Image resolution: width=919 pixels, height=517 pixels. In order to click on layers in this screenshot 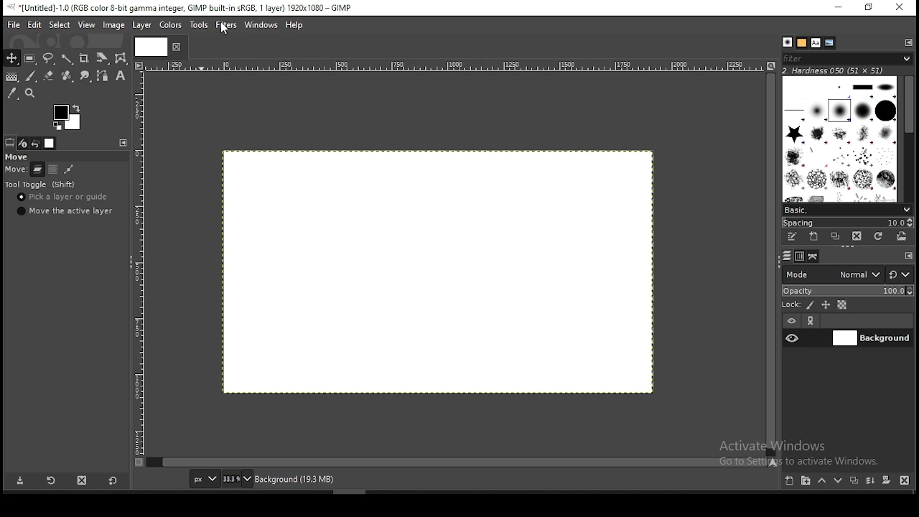, I will do `click(788, 255)`.